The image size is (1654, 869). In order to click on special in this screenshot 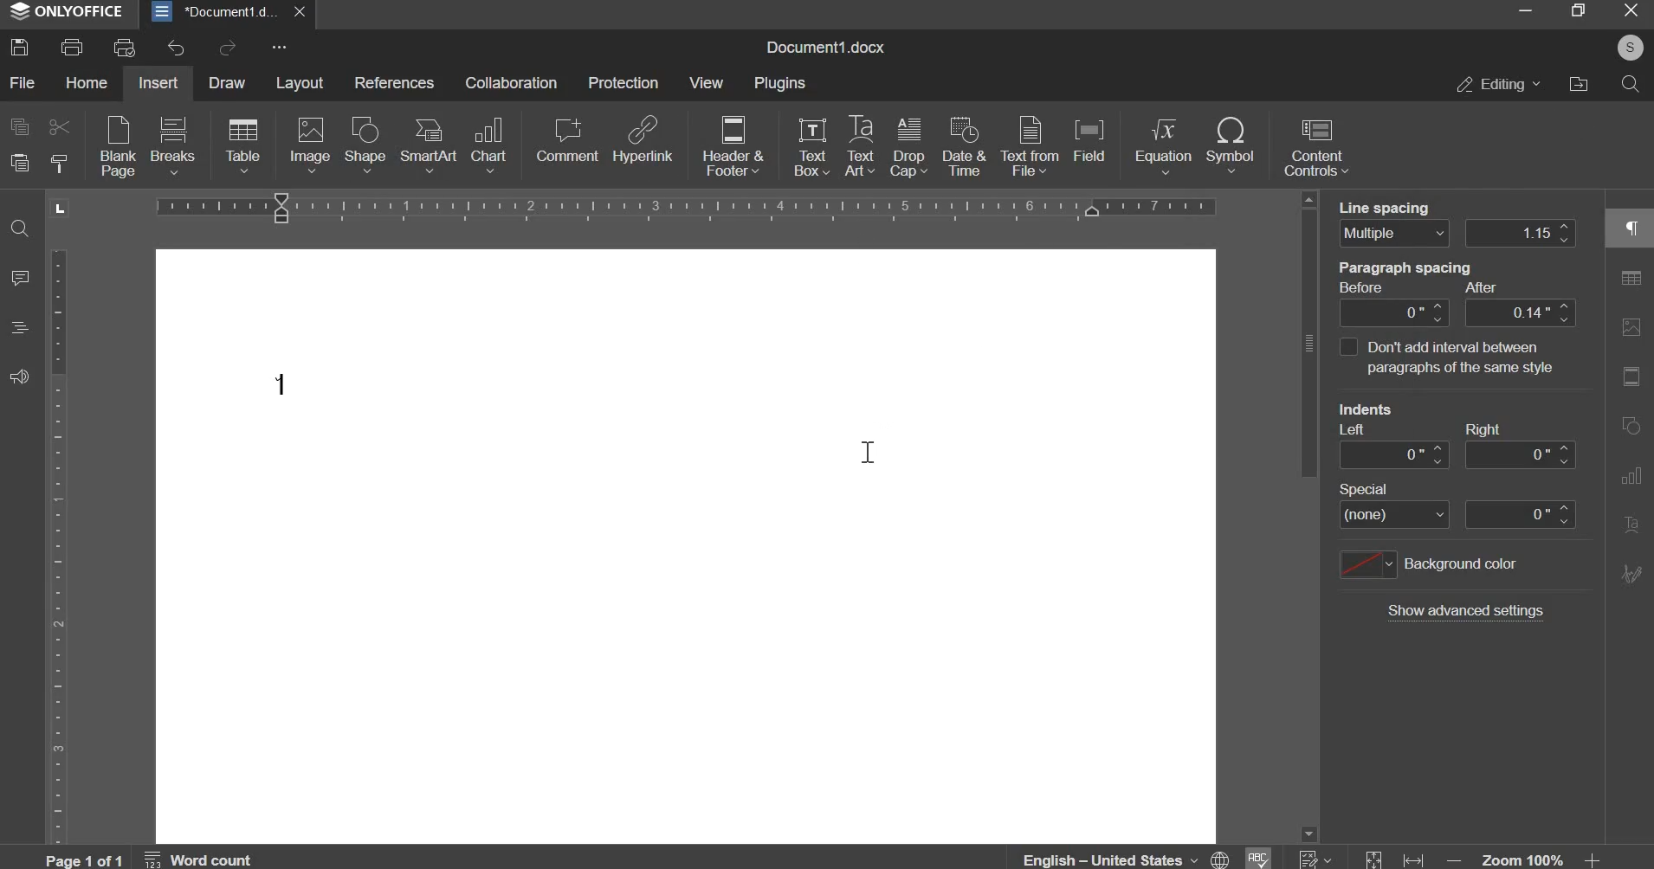, I will do `click(1457, 515)`.